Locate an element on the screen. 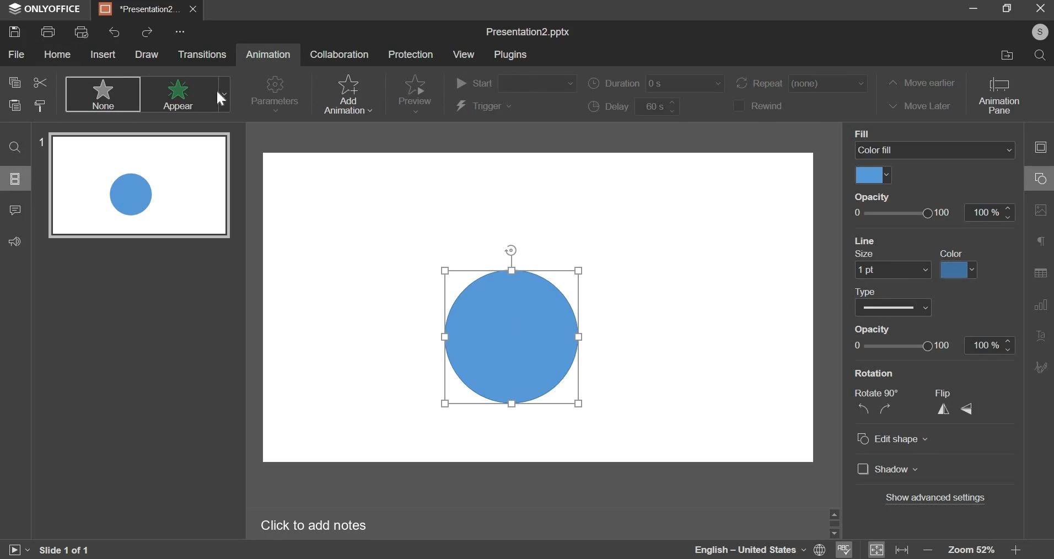  move earlier is located at coordinates (923, 82).